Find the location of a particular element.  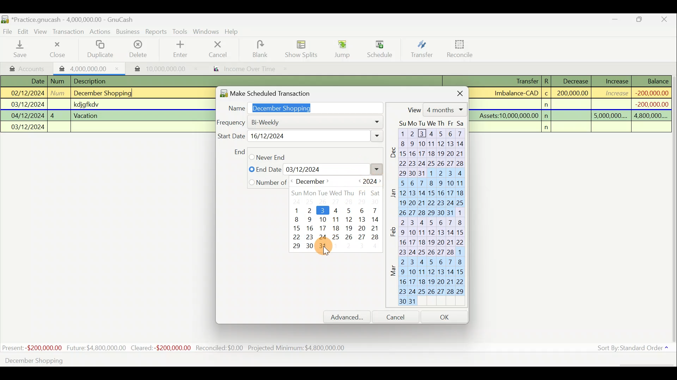

Jump is located at coordinates (340, 49).